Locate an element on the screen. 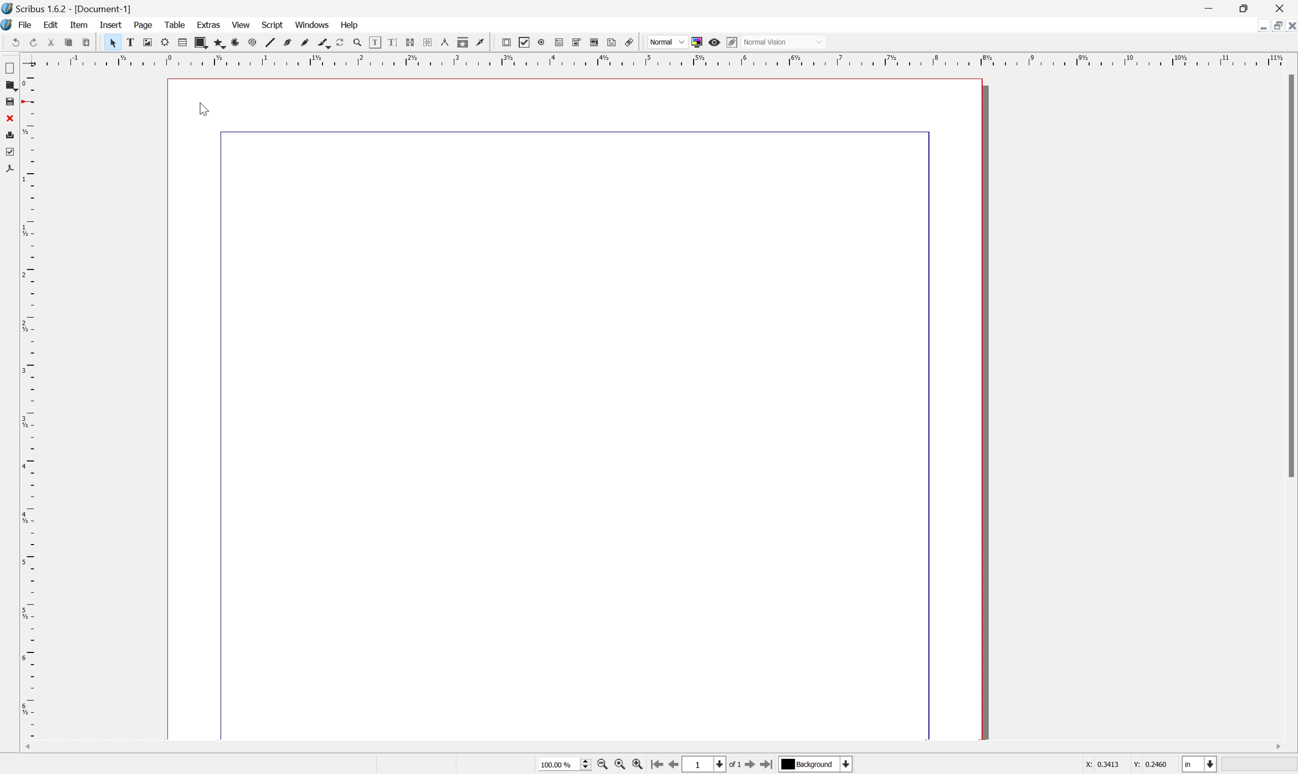  close is located at coordinates (1290, 27).